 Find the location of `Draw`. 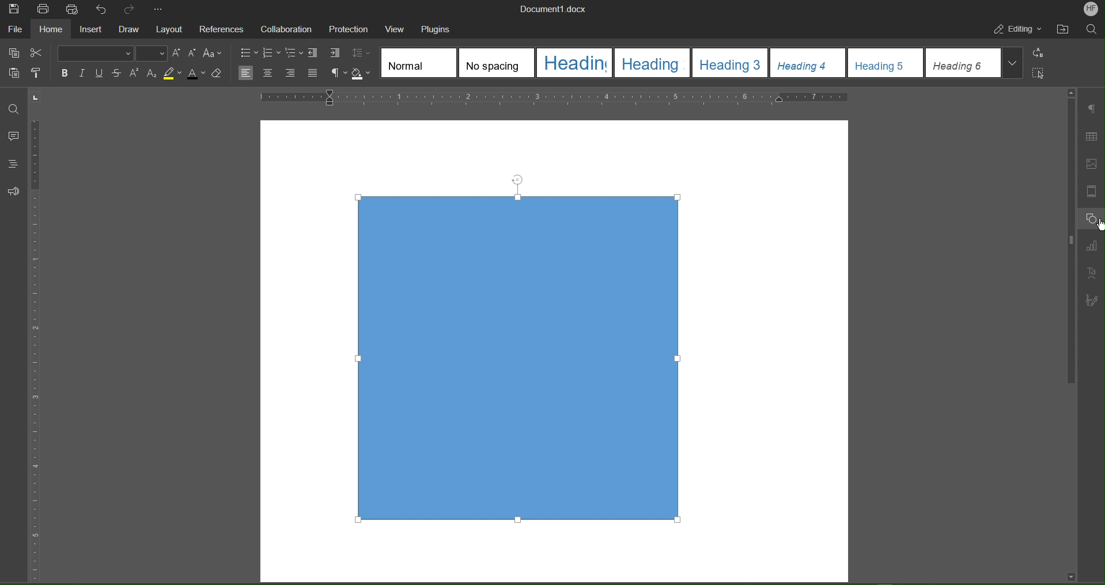

Draw is located at coordinates (130, 29).